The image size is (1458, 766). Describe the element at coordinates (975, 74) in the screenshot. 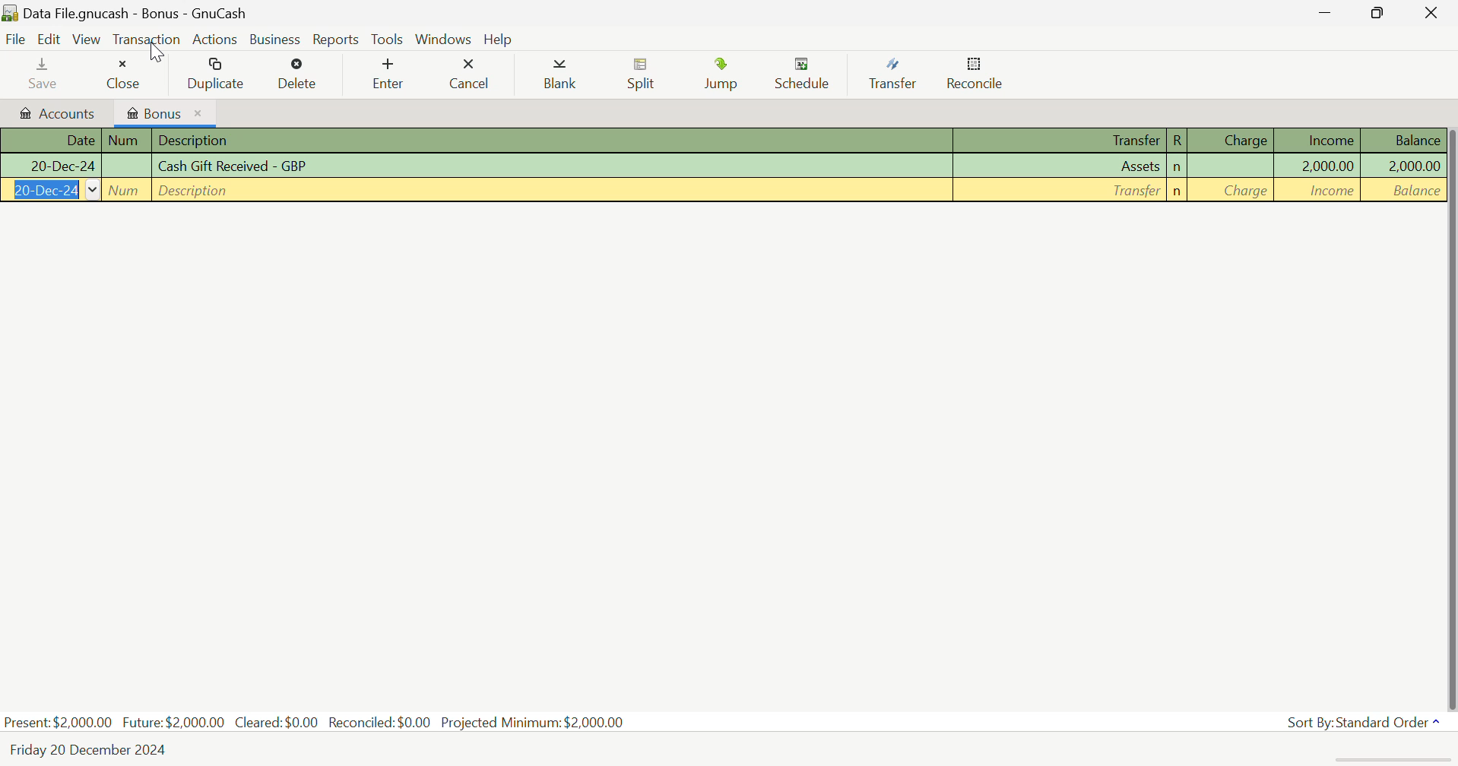

I see `Reconcile` at that location.